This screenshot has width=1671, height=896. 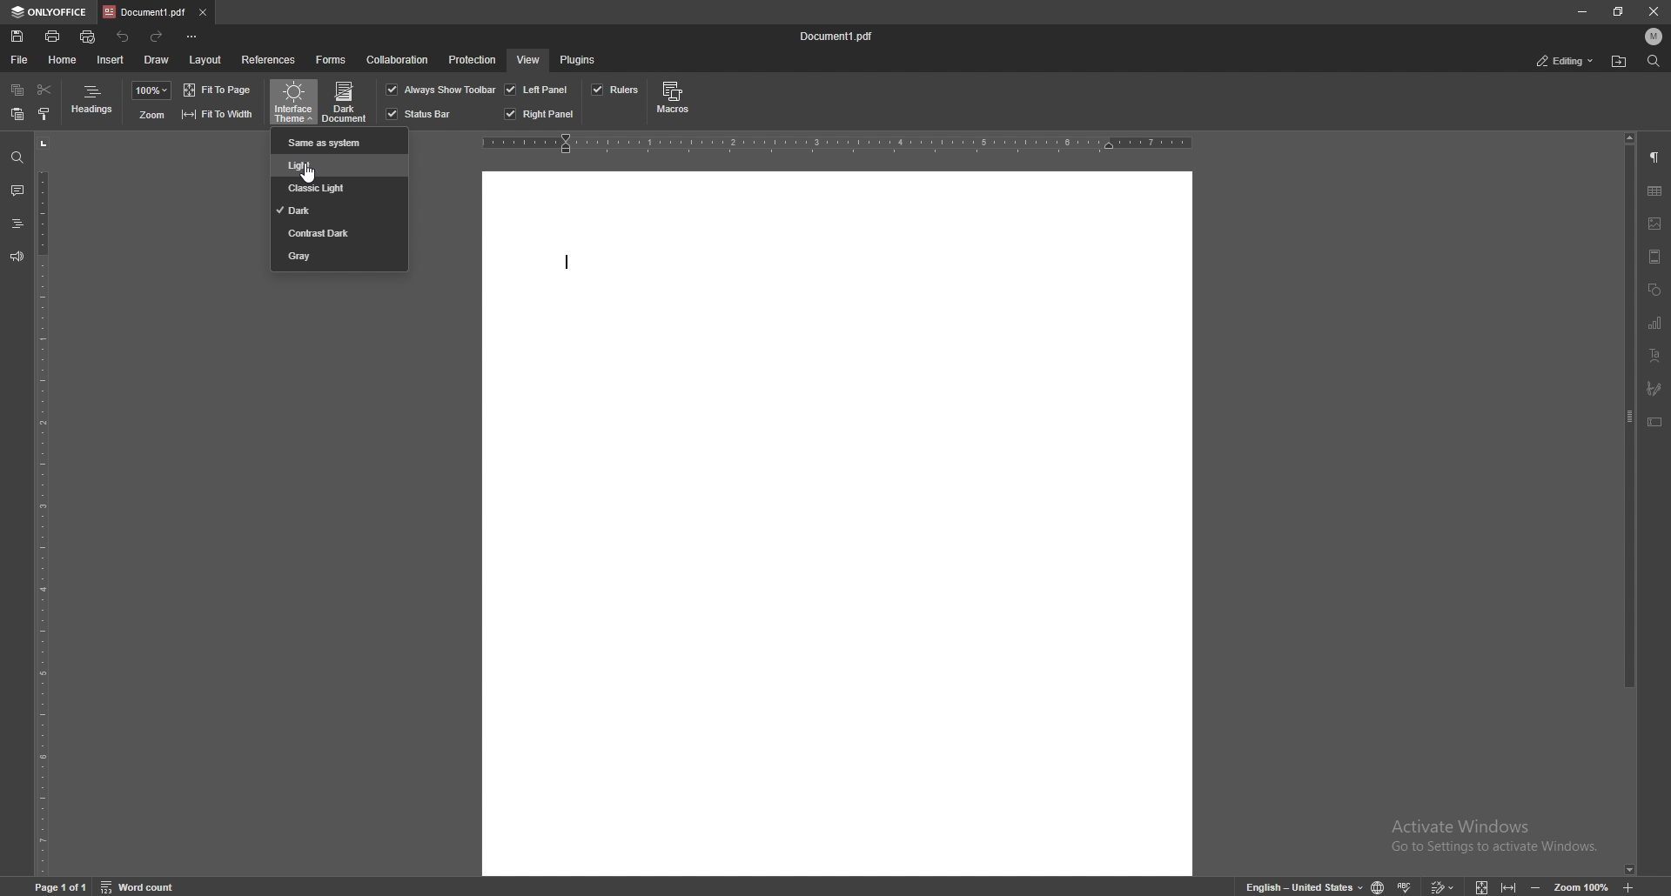 What do you see at coordinates (202, 14) in the screenshot?
I see `close tab` at bounding box center [202, 14].